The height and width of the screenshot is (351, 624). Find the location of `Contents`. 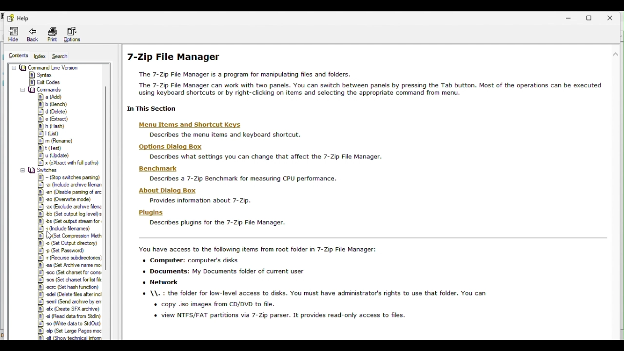

Contents is located at coordinates (17, 56).